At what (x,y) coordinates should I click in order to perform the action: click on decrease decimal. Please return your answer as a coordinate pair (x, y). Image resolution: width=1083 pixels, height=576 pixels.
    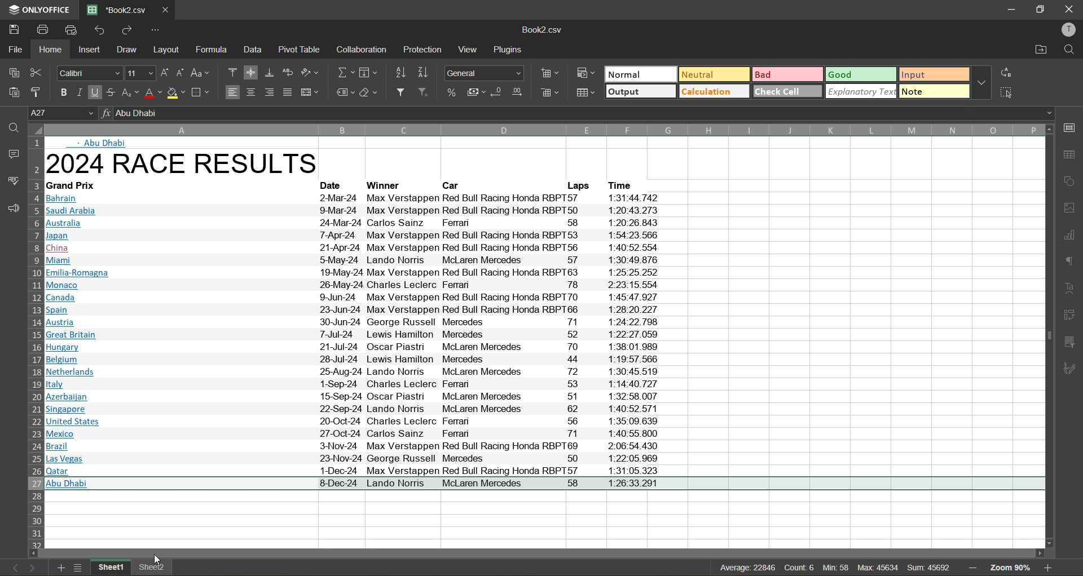
    Looking at the image, I should click on (498, 94).